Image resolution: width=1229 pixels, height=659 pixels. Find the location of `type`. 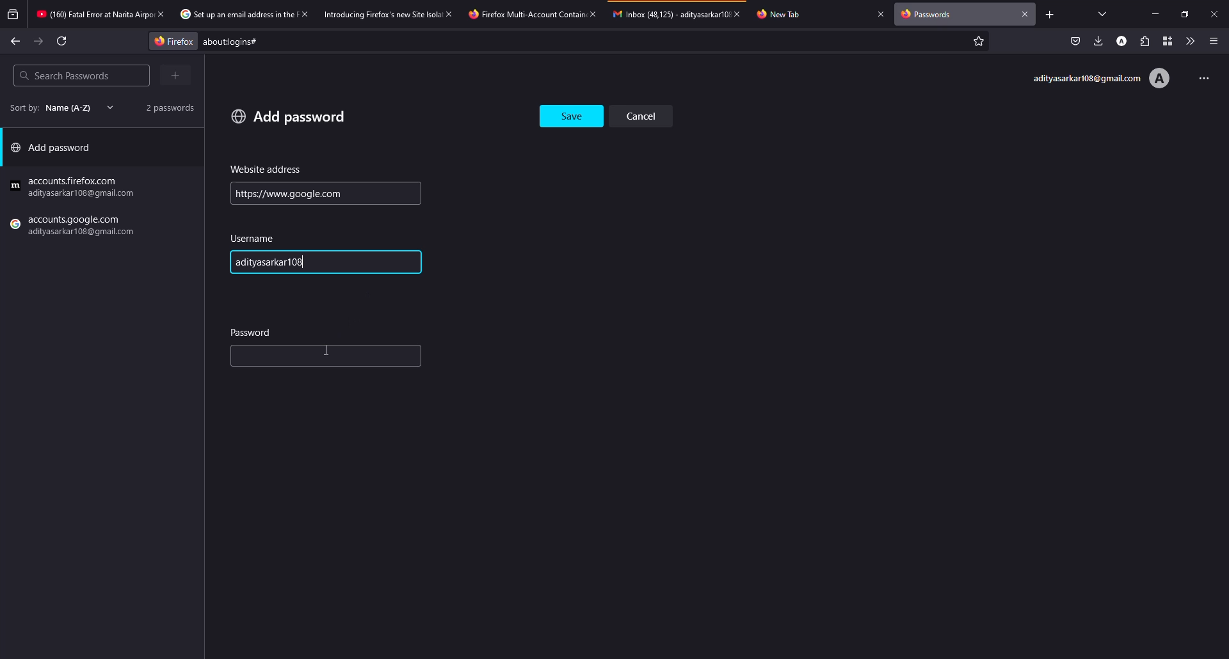

type is located at coordinates (298, 358).